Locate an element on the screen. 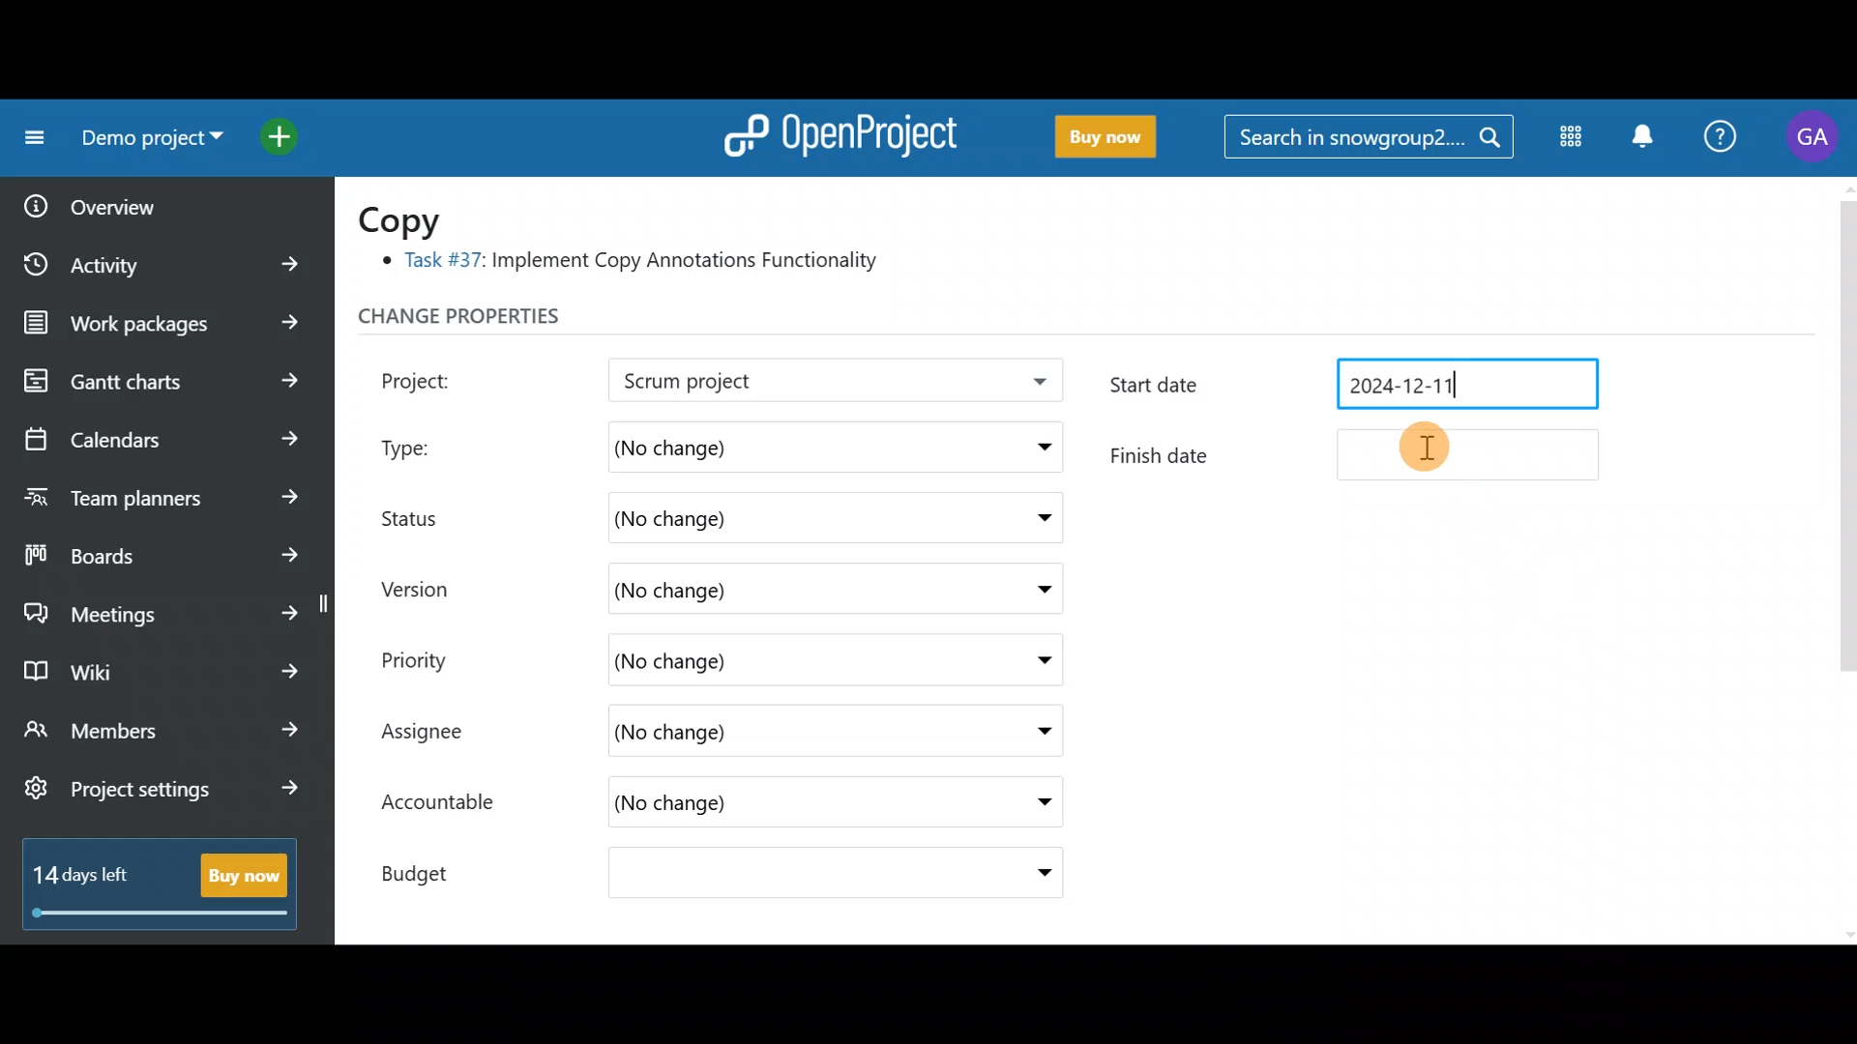  Collapse project menu is located at coordinates (30, 138).